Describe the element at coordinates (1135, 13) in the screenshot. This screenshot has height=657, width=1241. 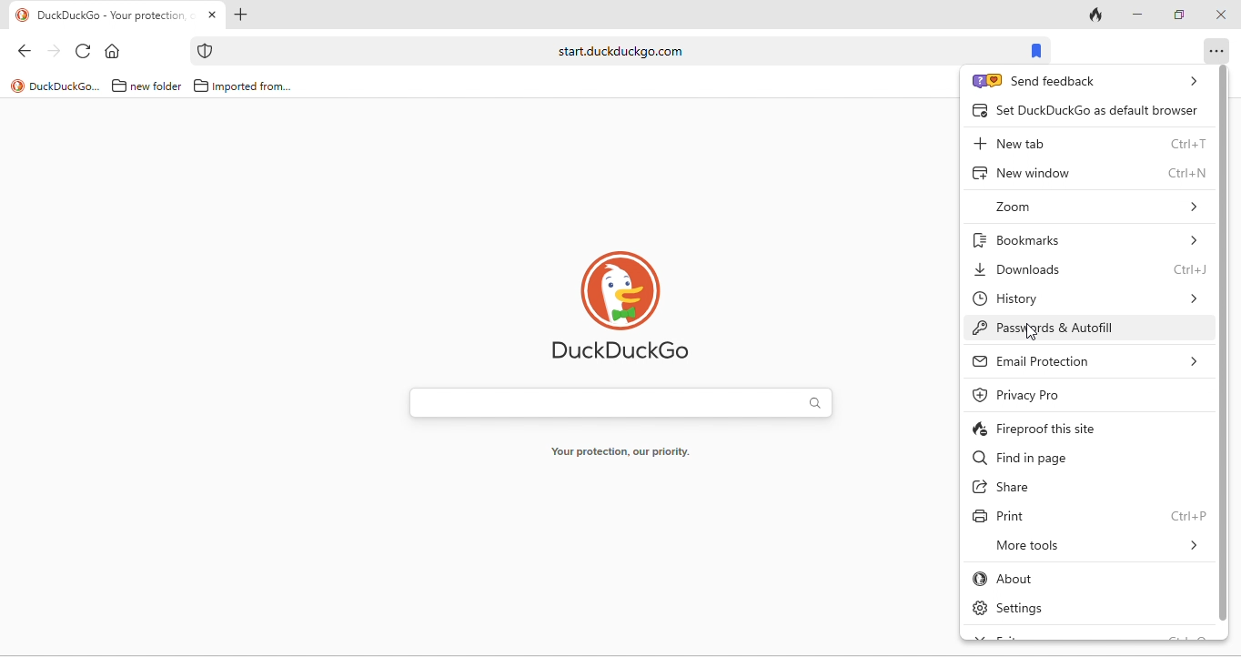
I see `minimize` at that location.